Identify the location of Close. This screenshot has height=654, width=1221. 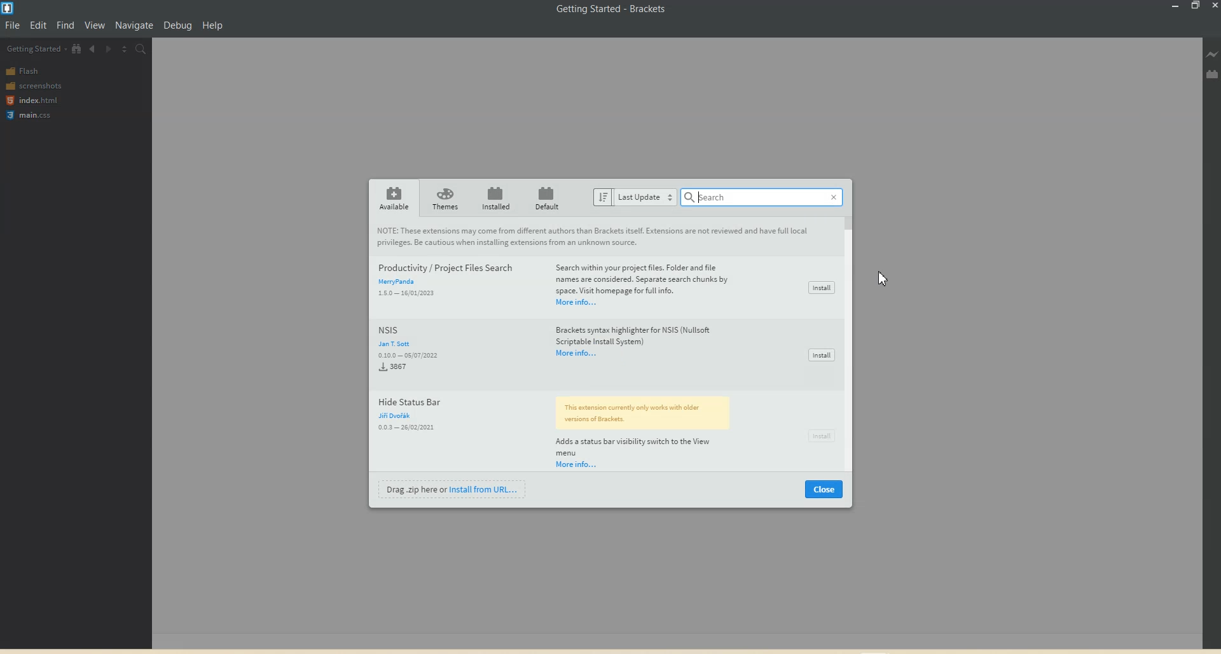
(837, 196).